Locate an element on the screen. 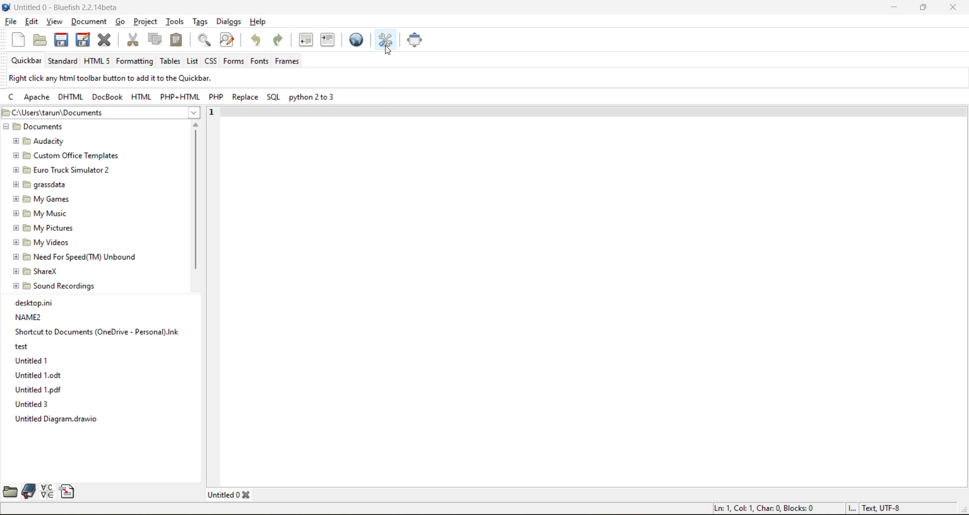 This screenshot has height=515, width=969. project is located at coordinates (146, 21).